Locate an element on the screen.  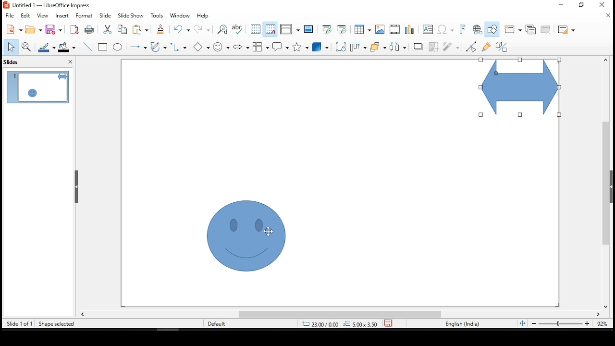
new slide is located at coordinates (512, 29).